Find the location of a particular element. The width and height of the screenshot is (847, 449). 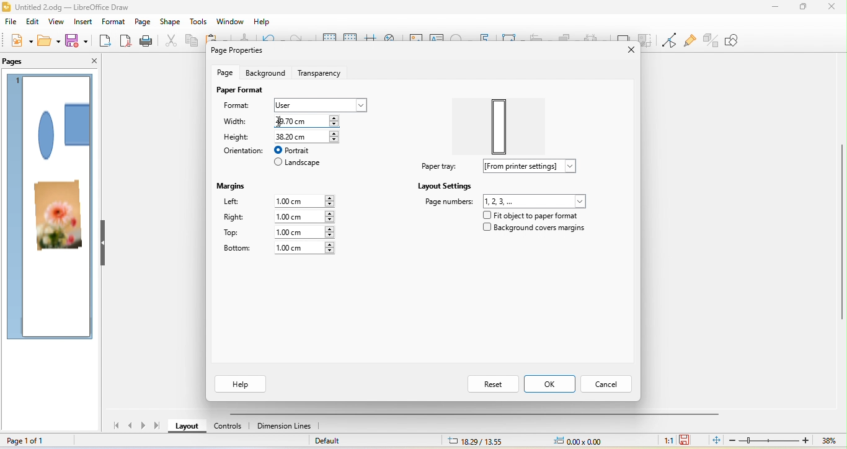

hide is located at coordinates (102, 244).